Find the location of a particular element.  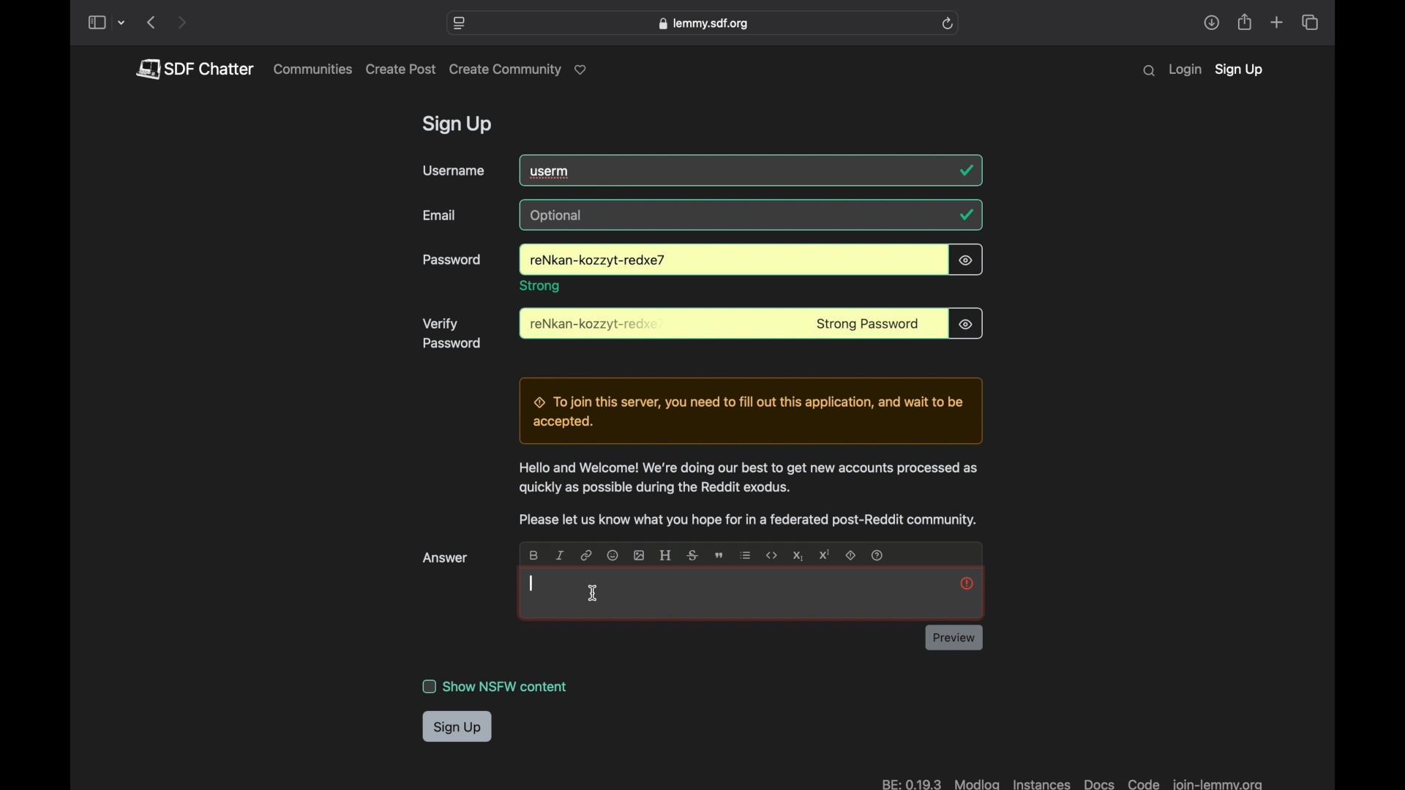

review is located at coordinates (953, 637).